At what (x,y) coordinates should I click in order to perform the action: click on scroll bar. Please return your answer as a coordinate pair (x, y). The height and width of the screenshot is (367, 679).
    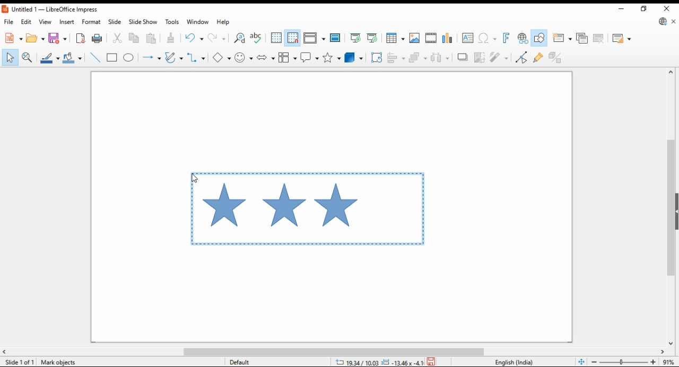
    Looking at the image, I should click on (339, 351).